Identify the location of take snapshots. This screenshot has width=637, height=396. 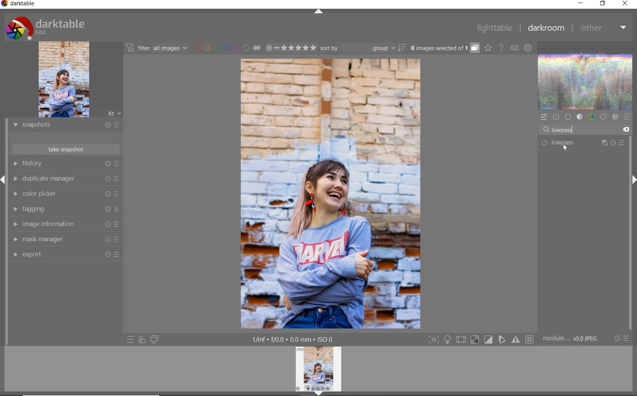
(65, 149).